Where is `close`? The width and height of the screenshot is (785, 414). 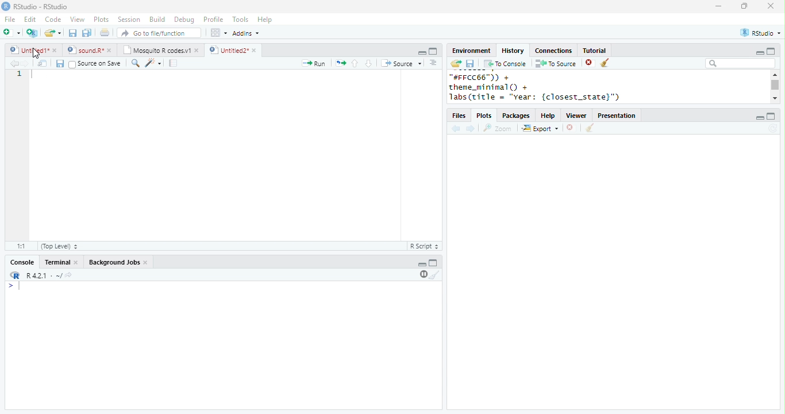
close is located at coordinates (255, 50).